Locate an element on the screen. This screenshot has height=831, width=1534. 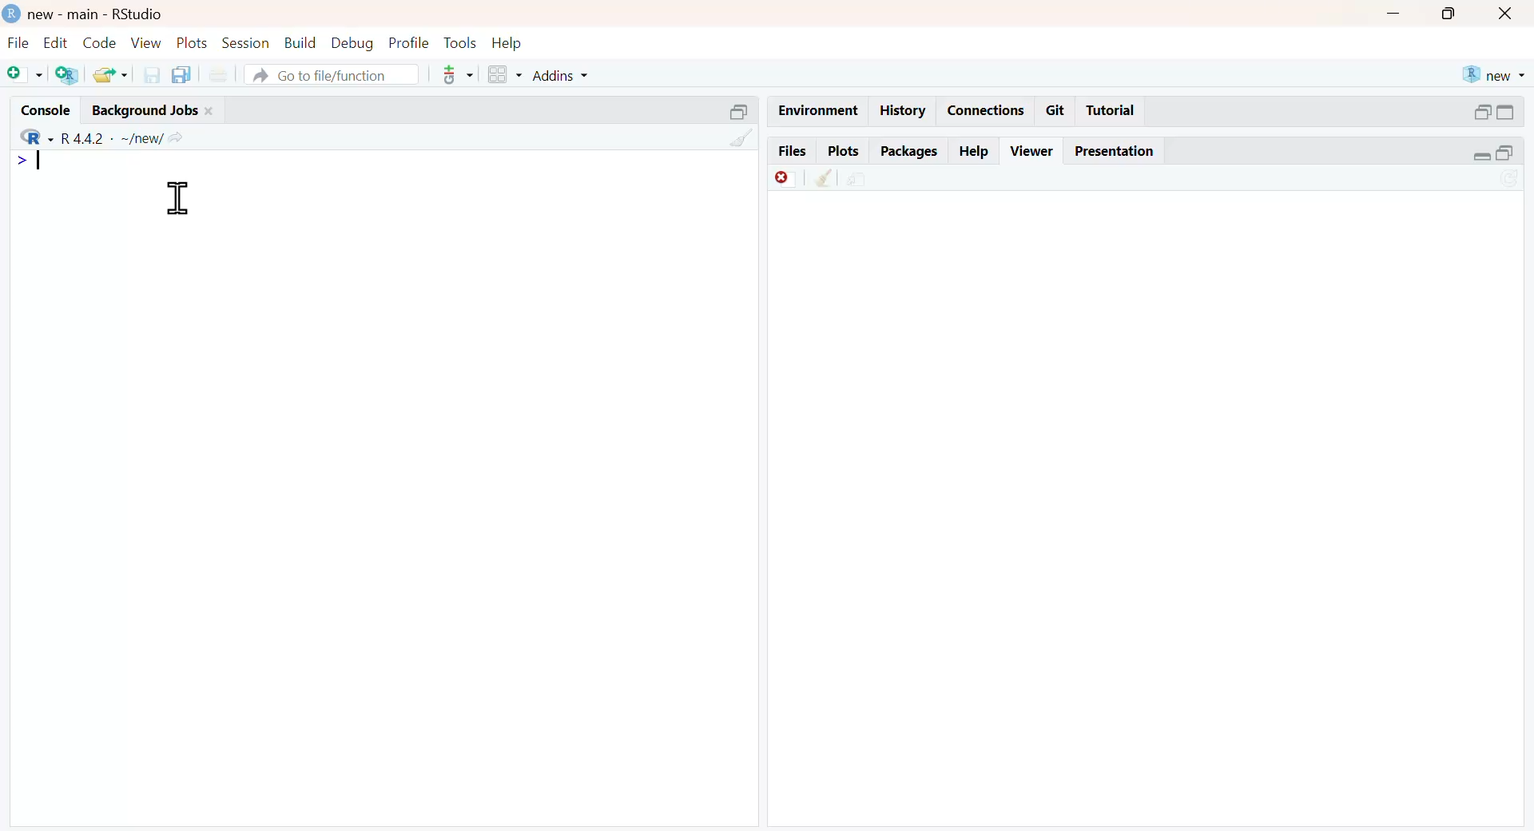
close is located at coordinates (1507, 14).